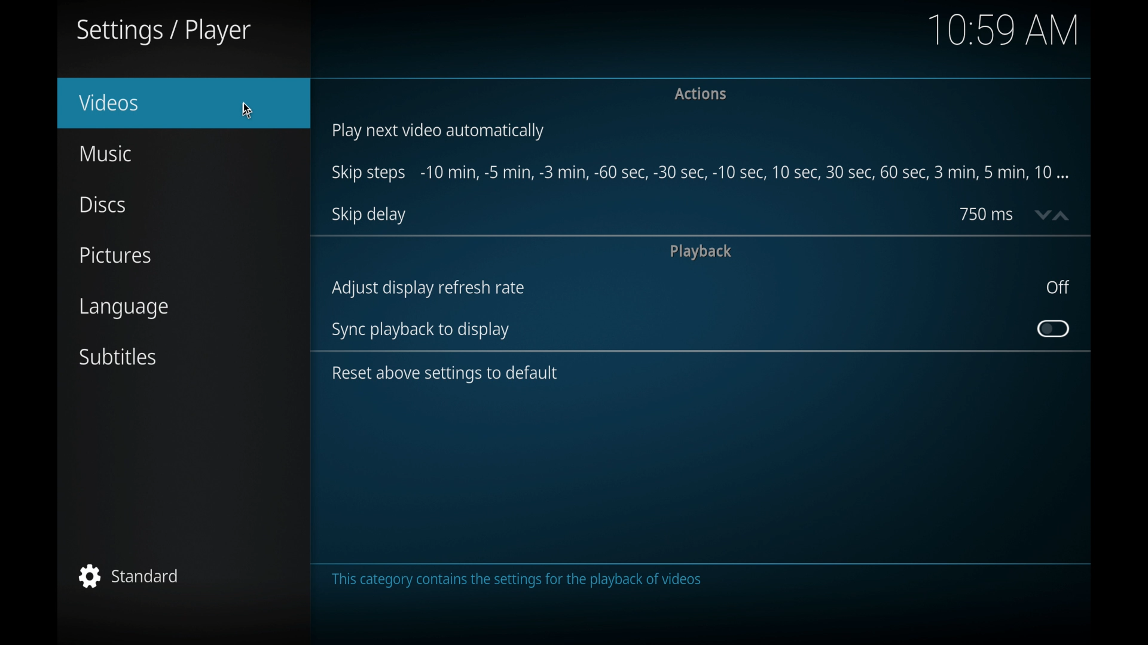 This screenshot has width=1148, height=645. Describe the element at coordinates (701, 94) in the screenshot. I see `actions` at that location.